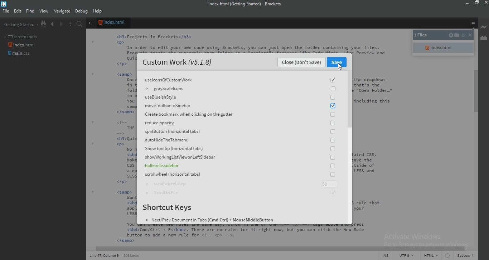 Image resolution: width=489 pixels, height=260 pixels. I want to click on Screenshots, so click(23, 36).